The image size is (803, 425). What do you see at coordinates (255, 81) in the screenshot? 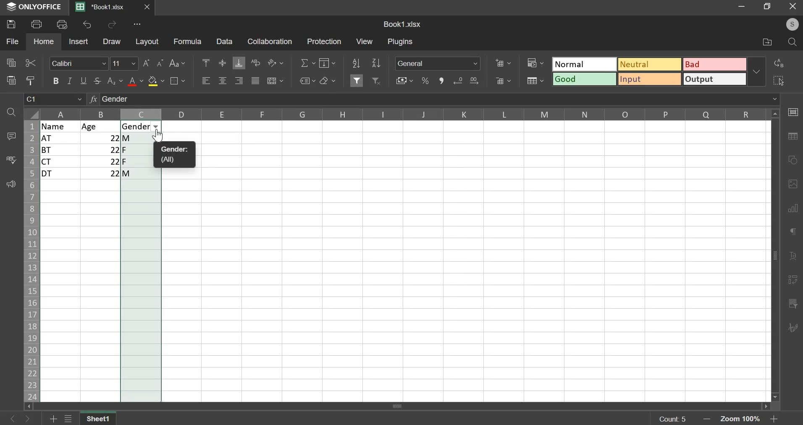
I see `justified` at bounding box center [255, 81].